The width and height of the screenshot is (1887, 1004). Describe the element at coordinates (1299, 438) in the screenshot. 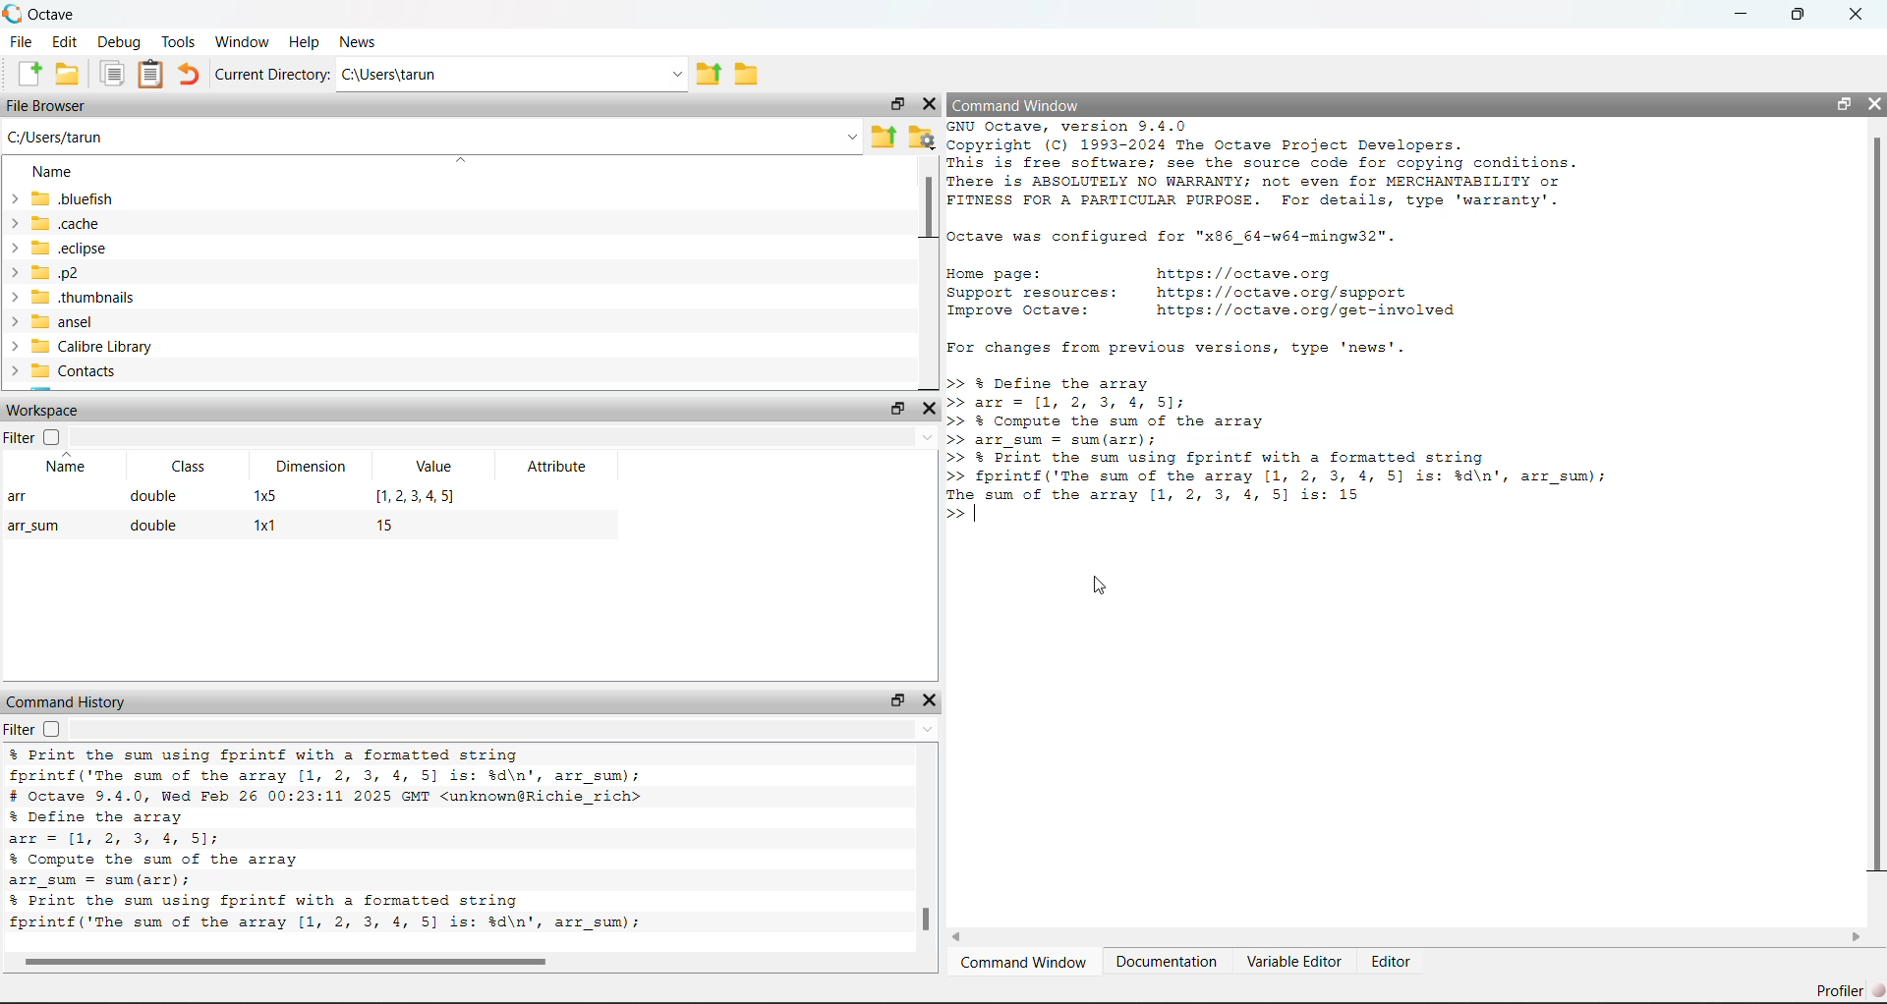

I see `>> % Define the array

>> arr = [1, 2, 3, 4 51;

>> % Compute the sum of the array

>> arr_sum = sum(arr);

>> % Print the sum using fprintf with a formatted string

>> fprintf('The sum of the array [1, 2, 3, 4, 5] is: %d\n', arr_sum);
The sum of the array [1, 2, 3, 4, 5] is: 15` at that location.